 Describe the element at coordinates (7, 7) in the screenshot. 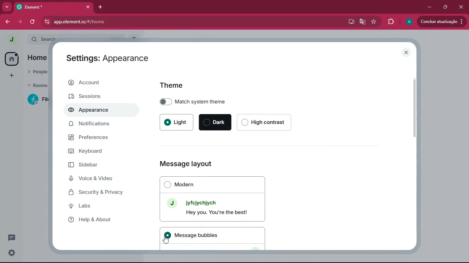

I see `more` at that location.